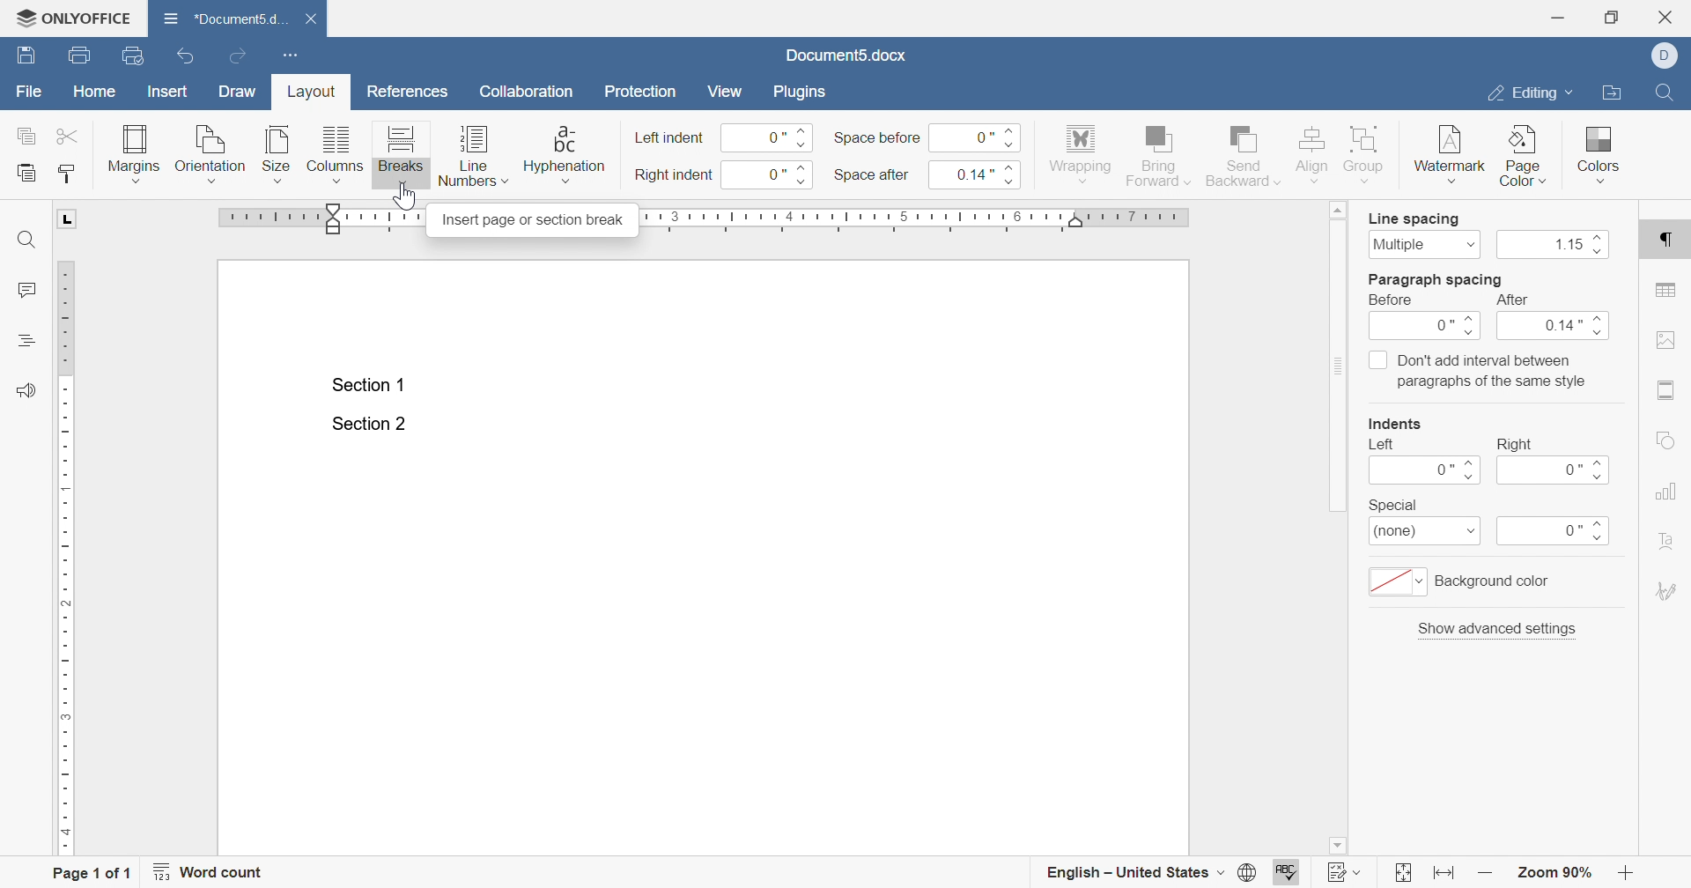 The width and height of the screenshot is (1691, 888). I want to click on ONLYOFFICE, so click(73, 19).